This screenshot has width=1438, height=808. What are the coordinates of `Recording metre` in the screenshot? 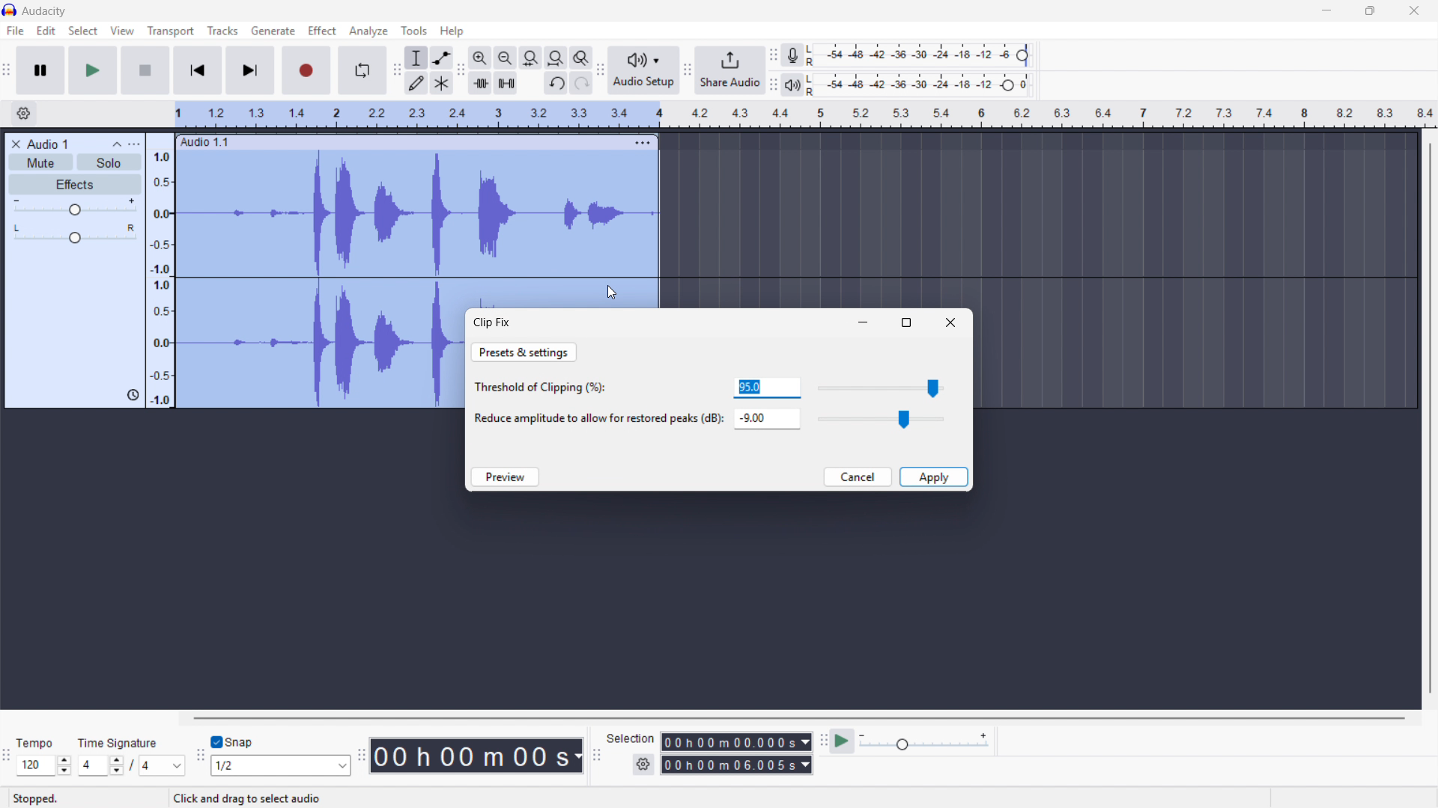 It's located at (792, 55).